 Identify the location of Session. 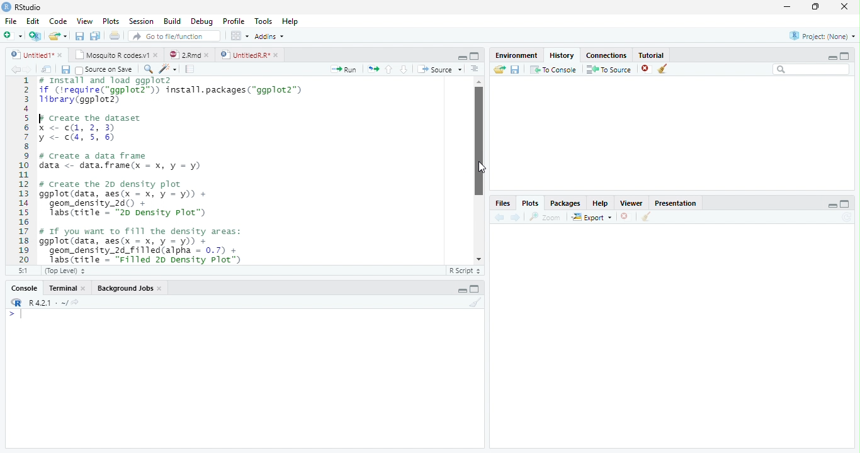
(142, 21).